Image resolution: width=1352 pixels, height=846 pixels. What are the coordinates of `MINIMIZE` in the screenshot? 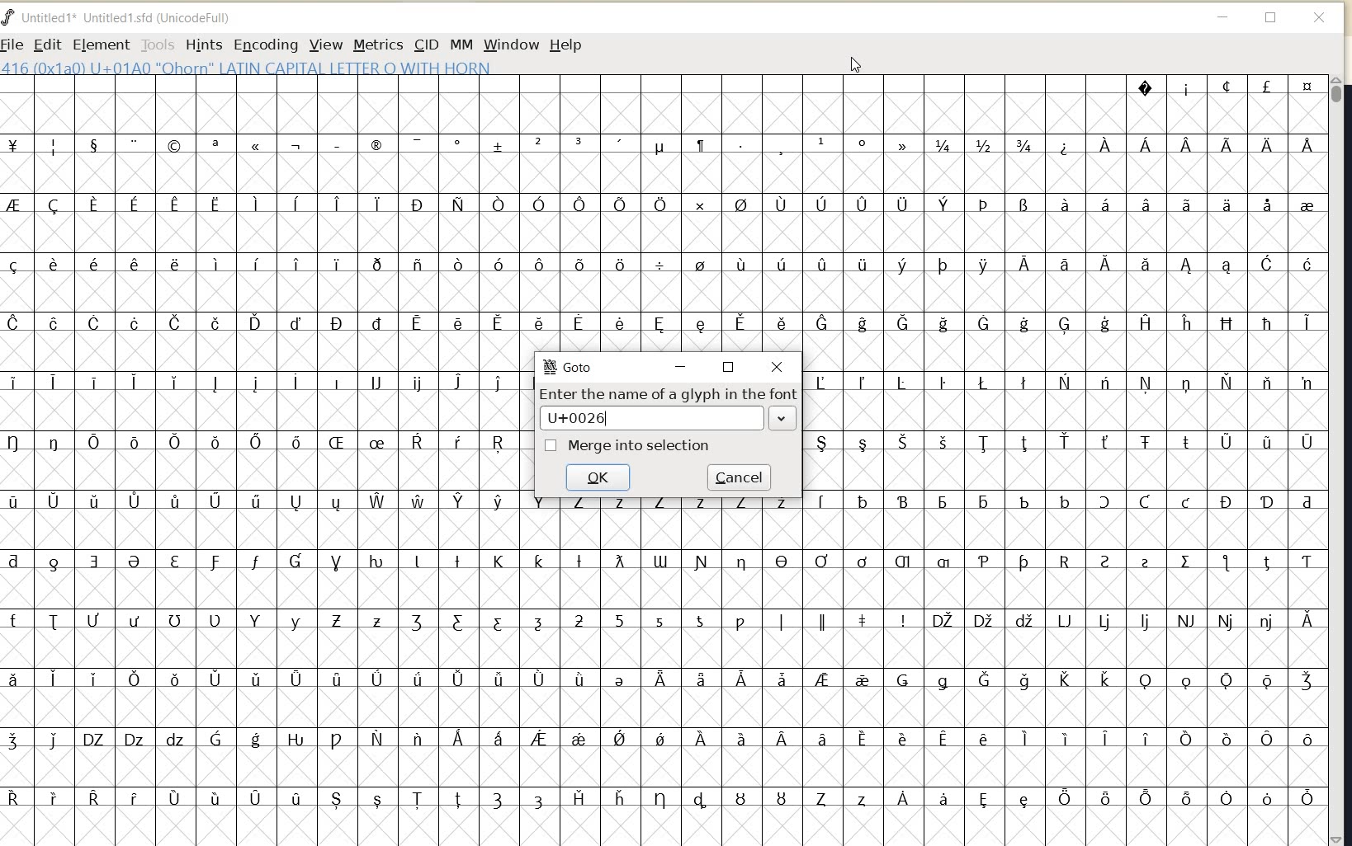 It's located at (1224, 16).